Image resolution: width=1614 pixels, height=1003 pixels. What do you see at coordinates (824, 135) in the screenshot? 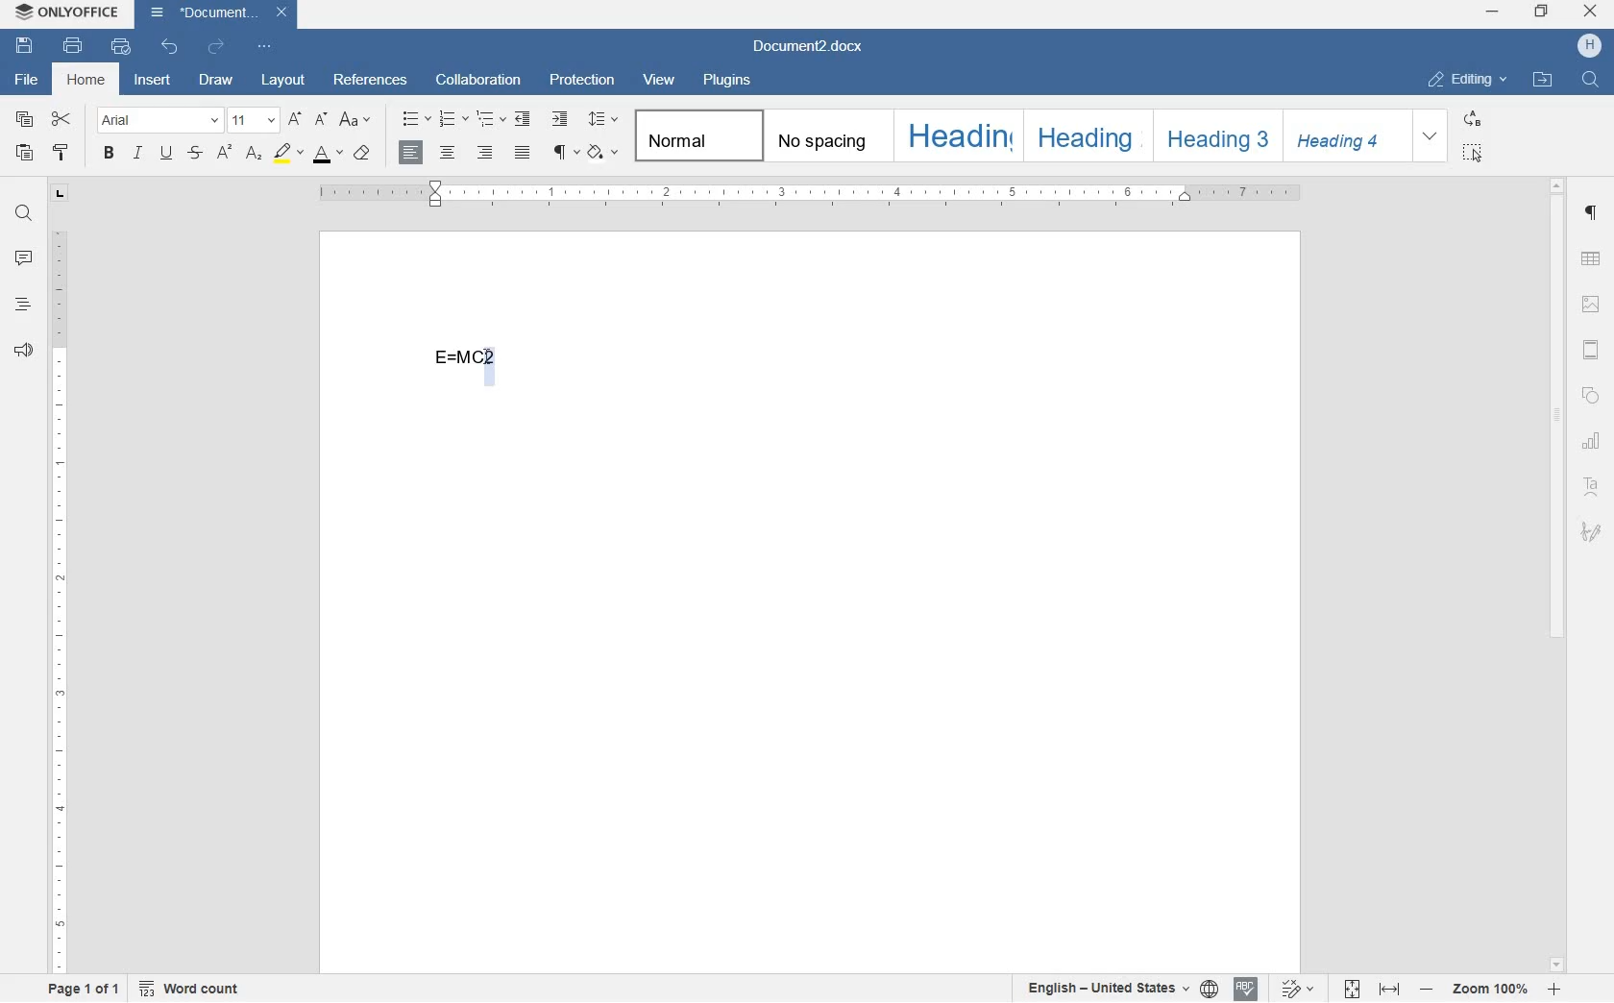
I see `no spacing` at bounding box center [824, 135].